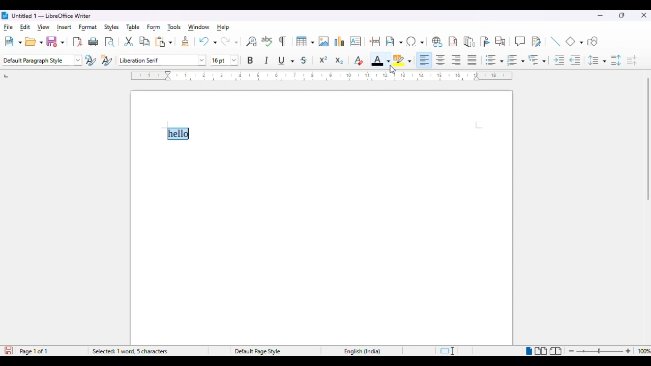  Describe the element at coordinates (87, 27) in the screenshot. I see `format` at that location.